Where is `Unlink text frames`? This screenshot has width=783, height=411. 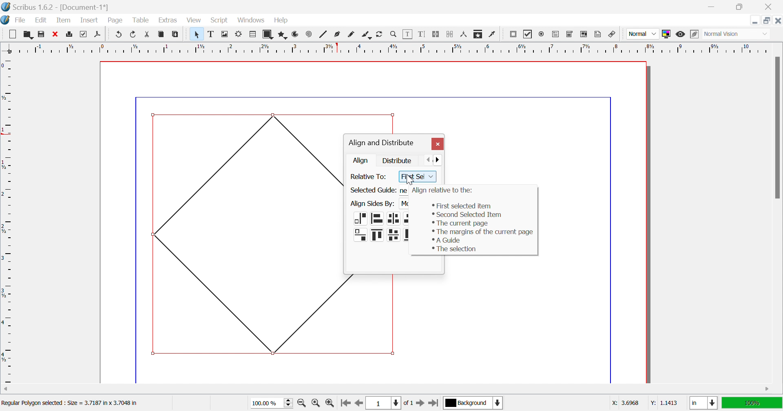 Unlink text frames is located at coordinates (450, 34).